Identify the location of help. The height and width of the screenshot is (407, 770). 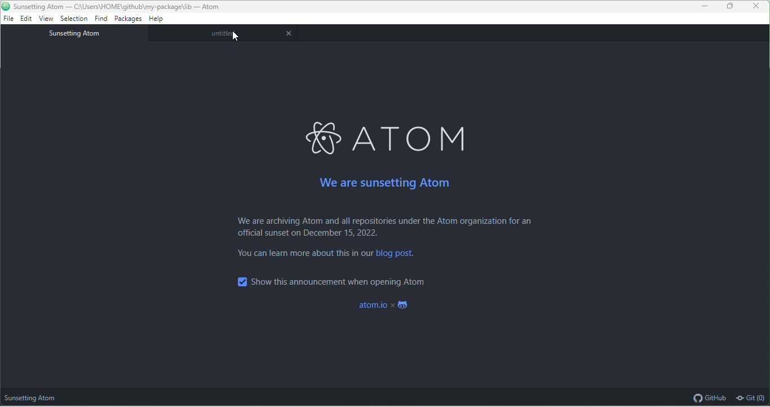
(156, 19).